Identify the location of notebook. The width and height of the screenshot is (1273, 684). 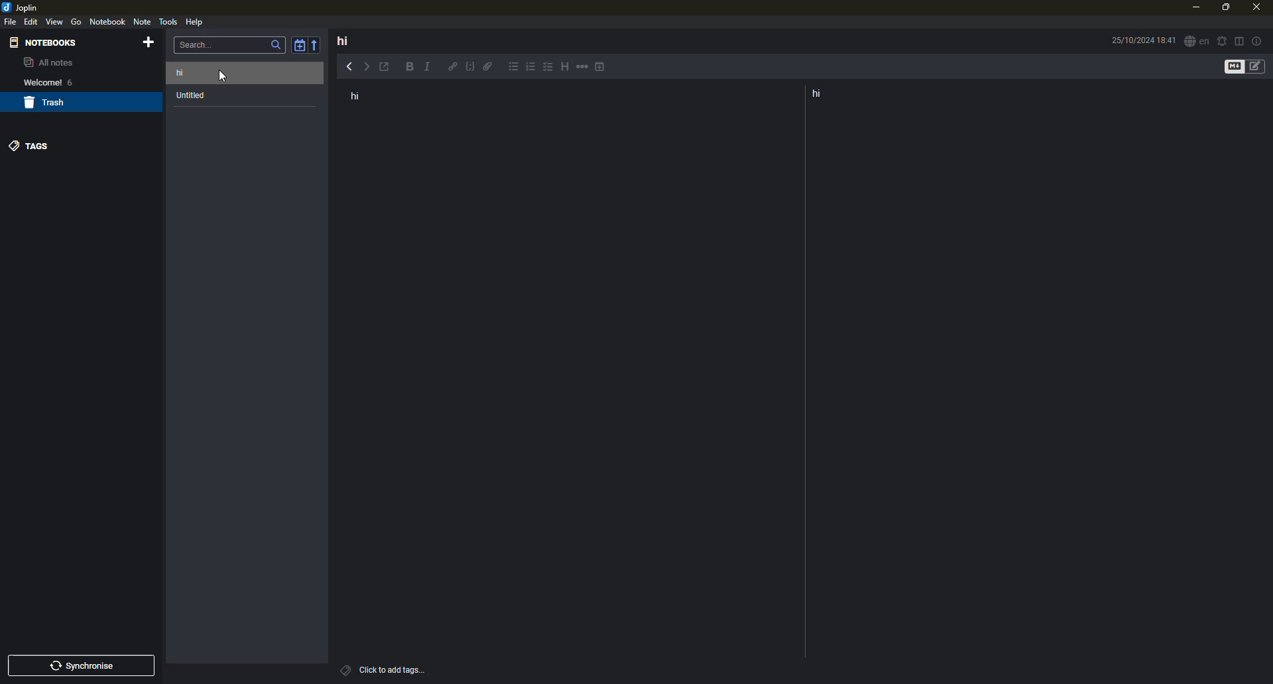
(108, 21).